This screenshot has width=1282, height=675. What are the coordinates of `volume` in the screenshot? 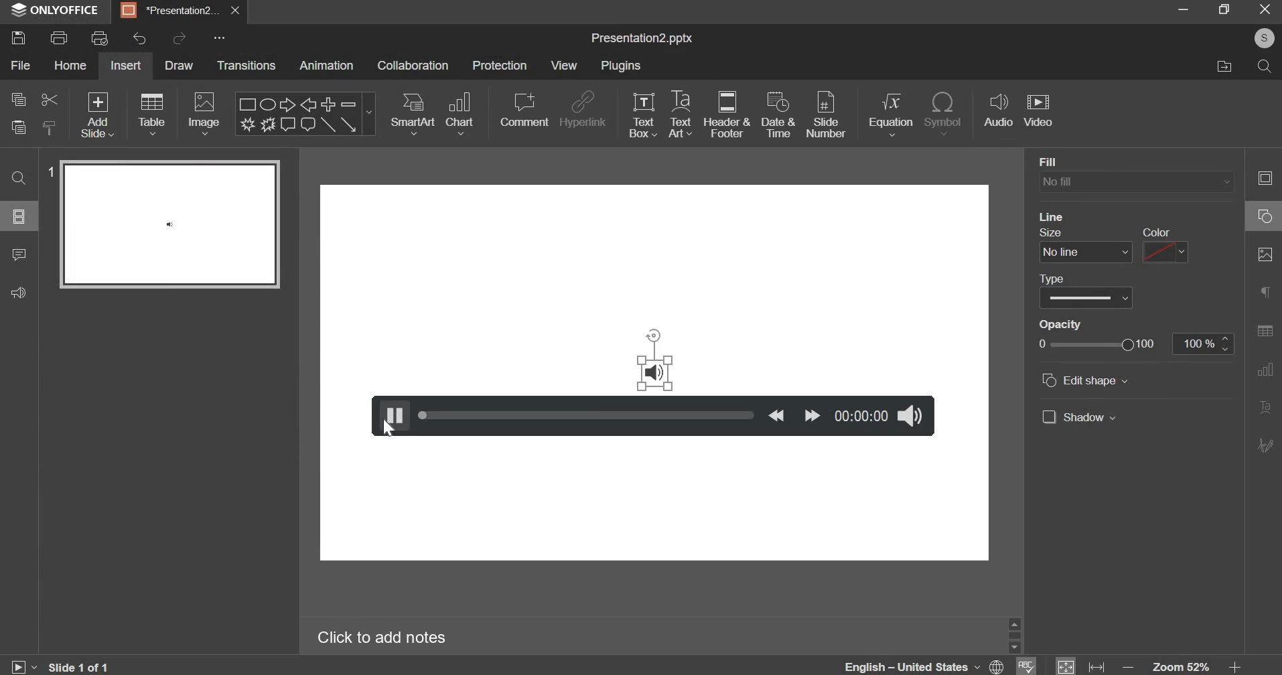 It's located at (913, 415).